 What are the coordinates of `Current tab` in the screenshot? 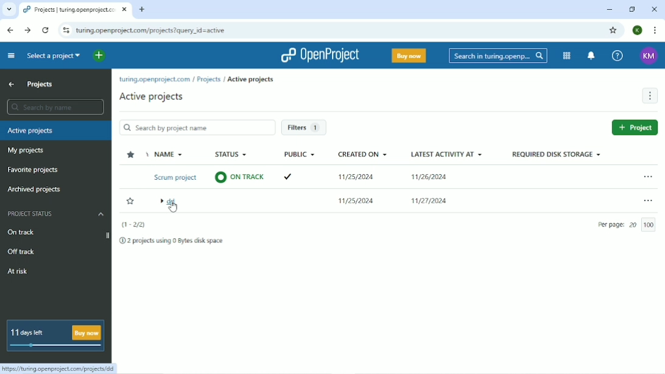 It's located at (76, 10).